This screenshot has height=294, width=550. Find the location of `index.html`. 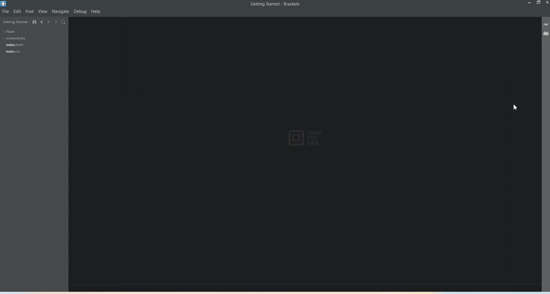

index.html is located at coordinates (13, 45).